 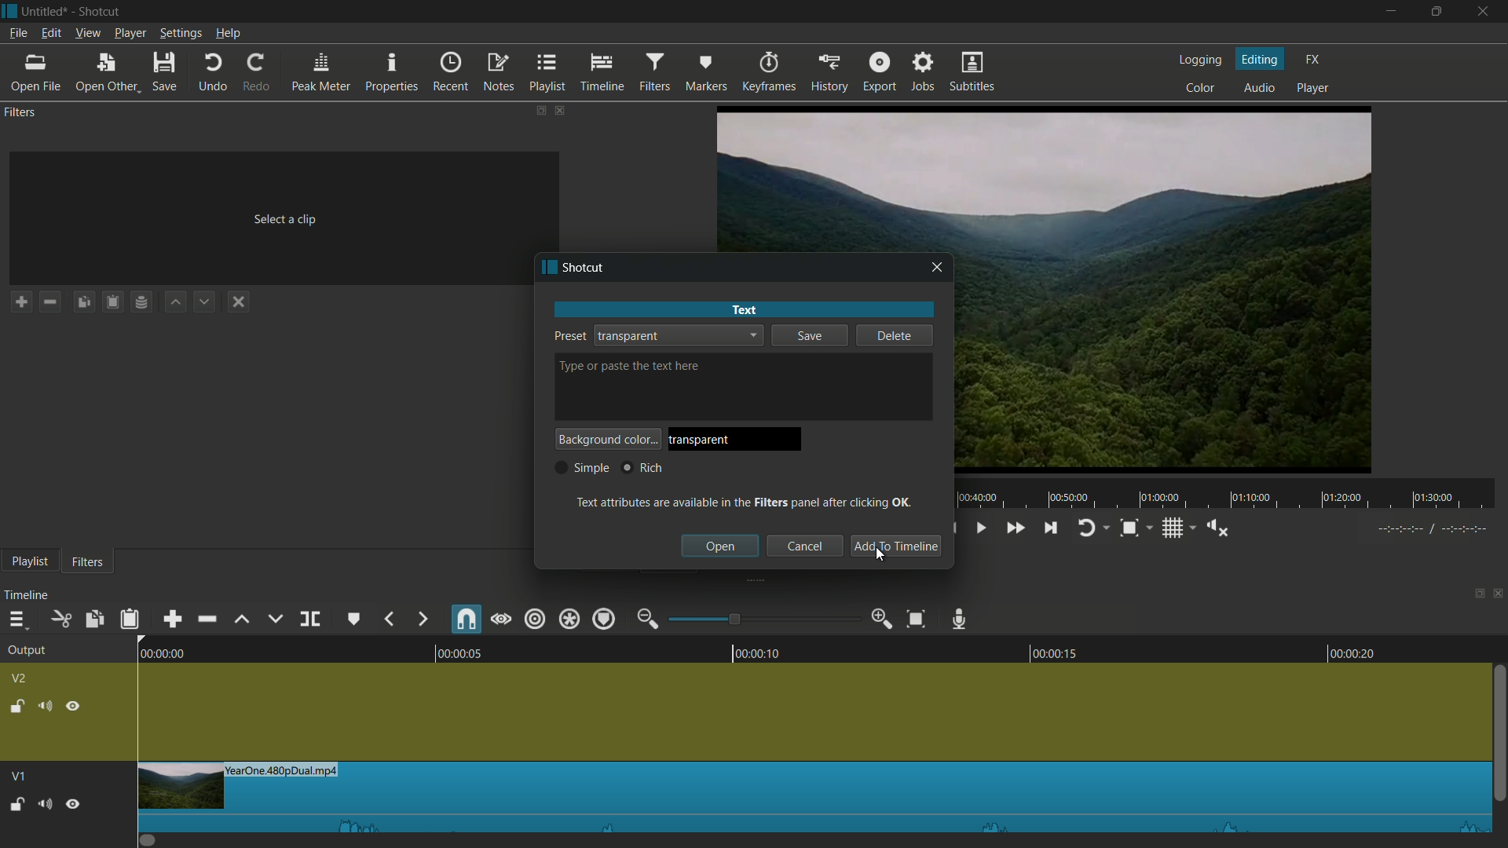 I want to click on V1, so click(x=16, y=772).